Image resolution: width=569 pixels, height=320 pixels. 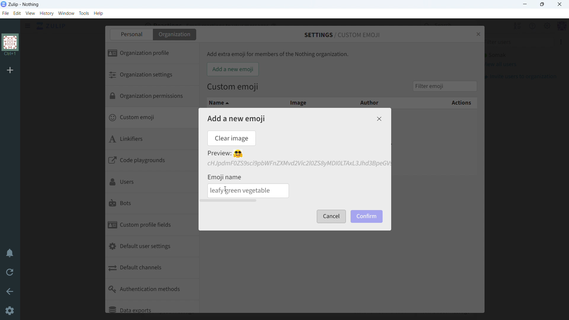 I want to click on Custom emoji, so click(x=233, y=87).